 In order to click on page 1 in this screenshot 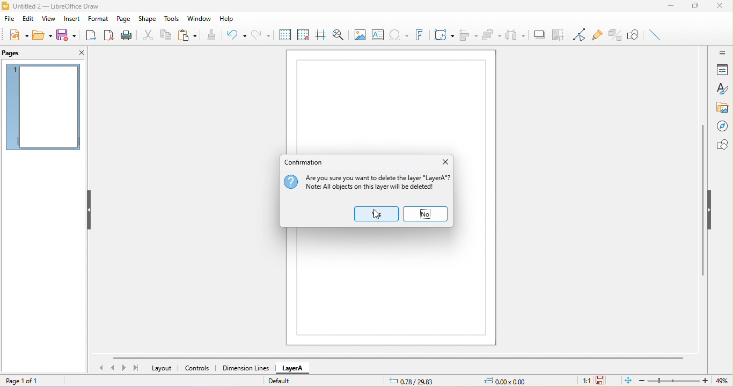, I will do `click(42, 107)`.